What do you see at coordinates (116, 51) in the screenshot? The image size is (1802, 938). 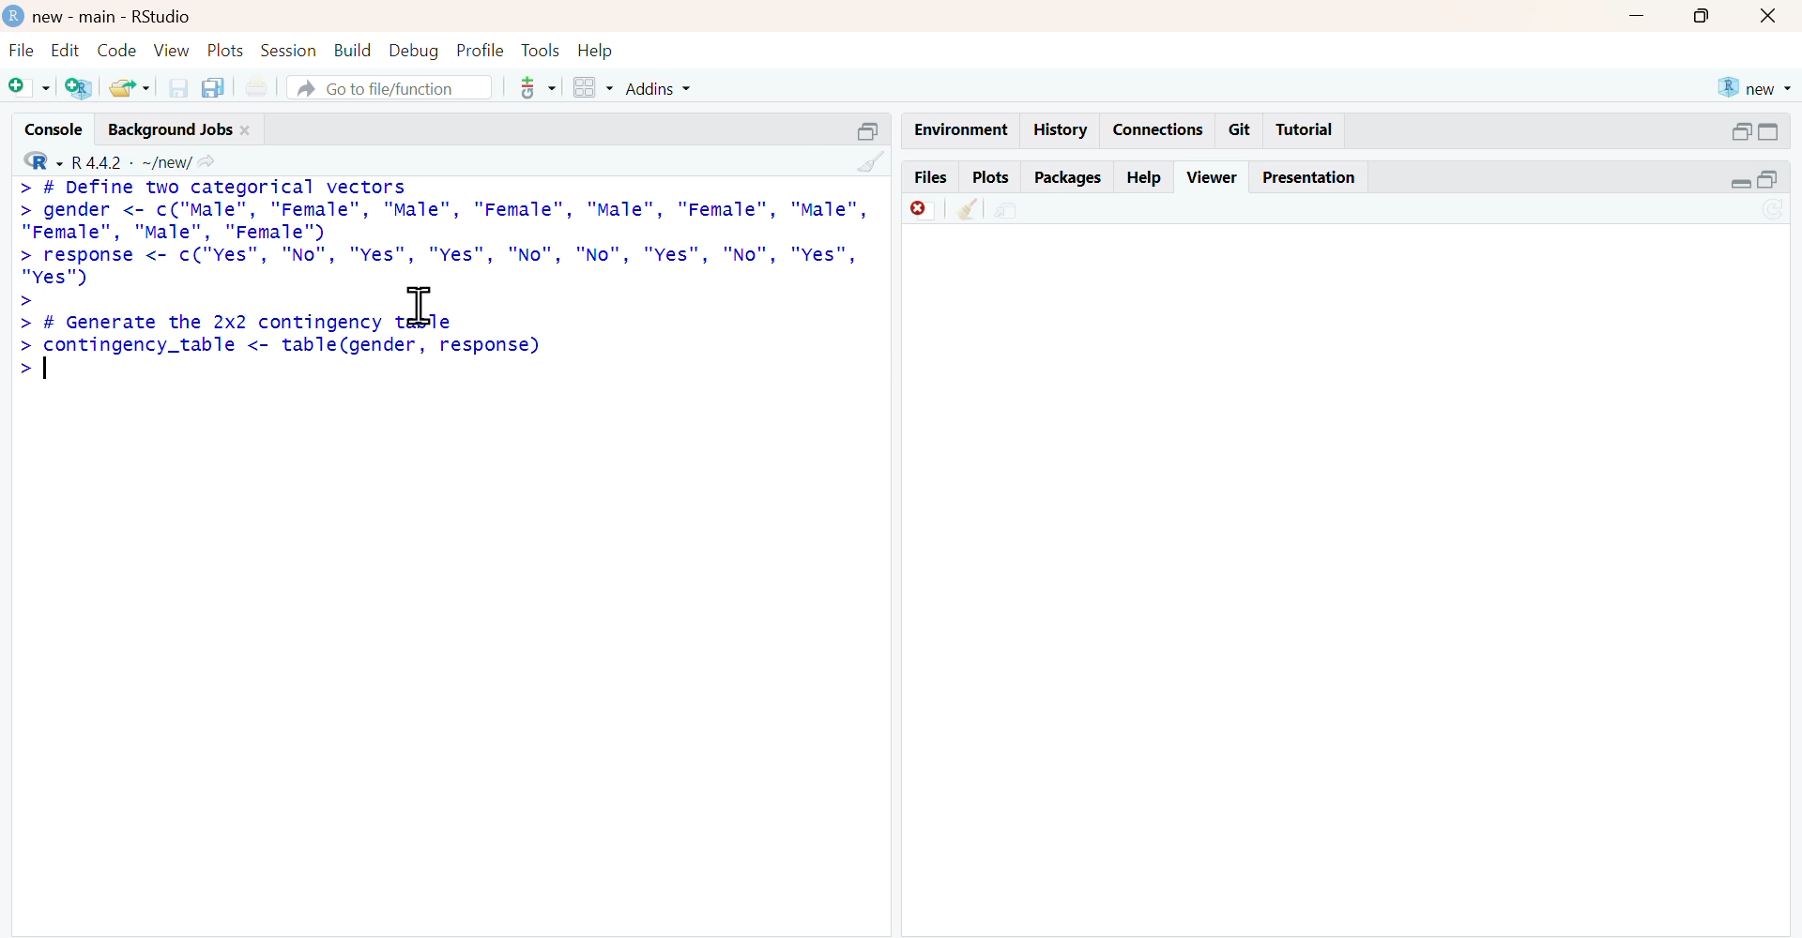 I see `code` at bounding box center [116, 51].